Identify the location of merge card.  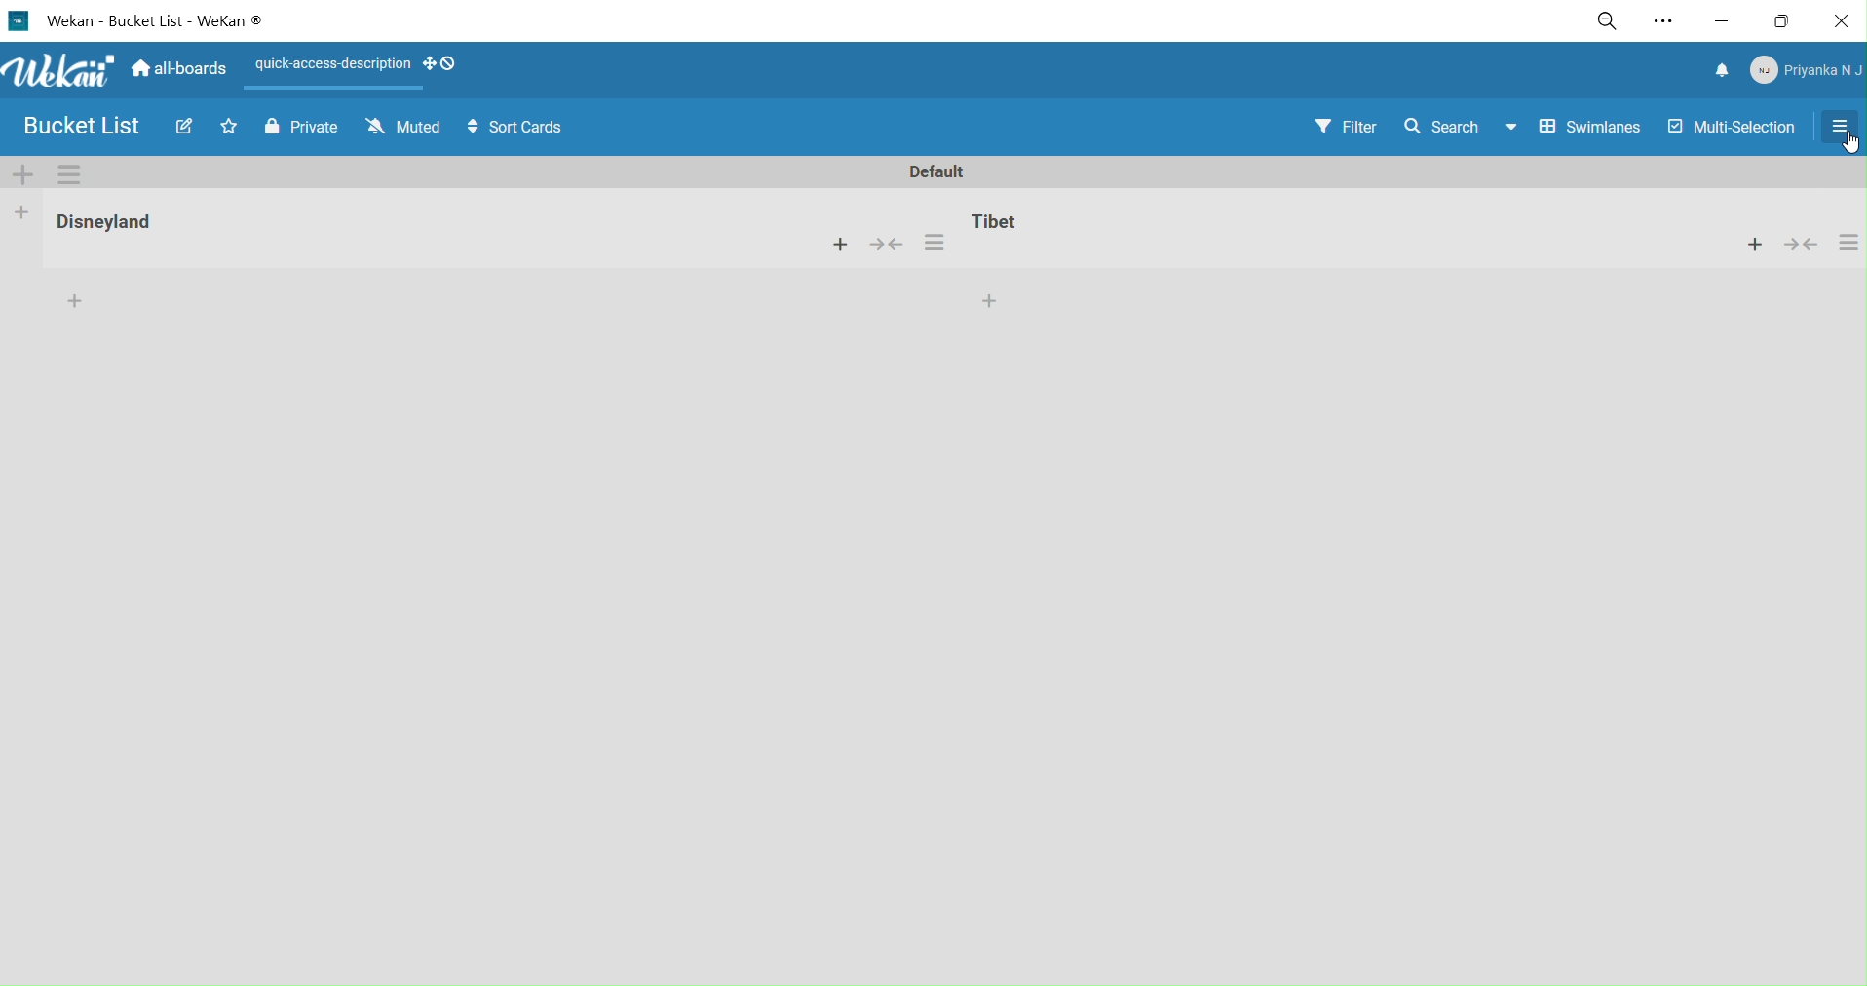
(1804, 247).